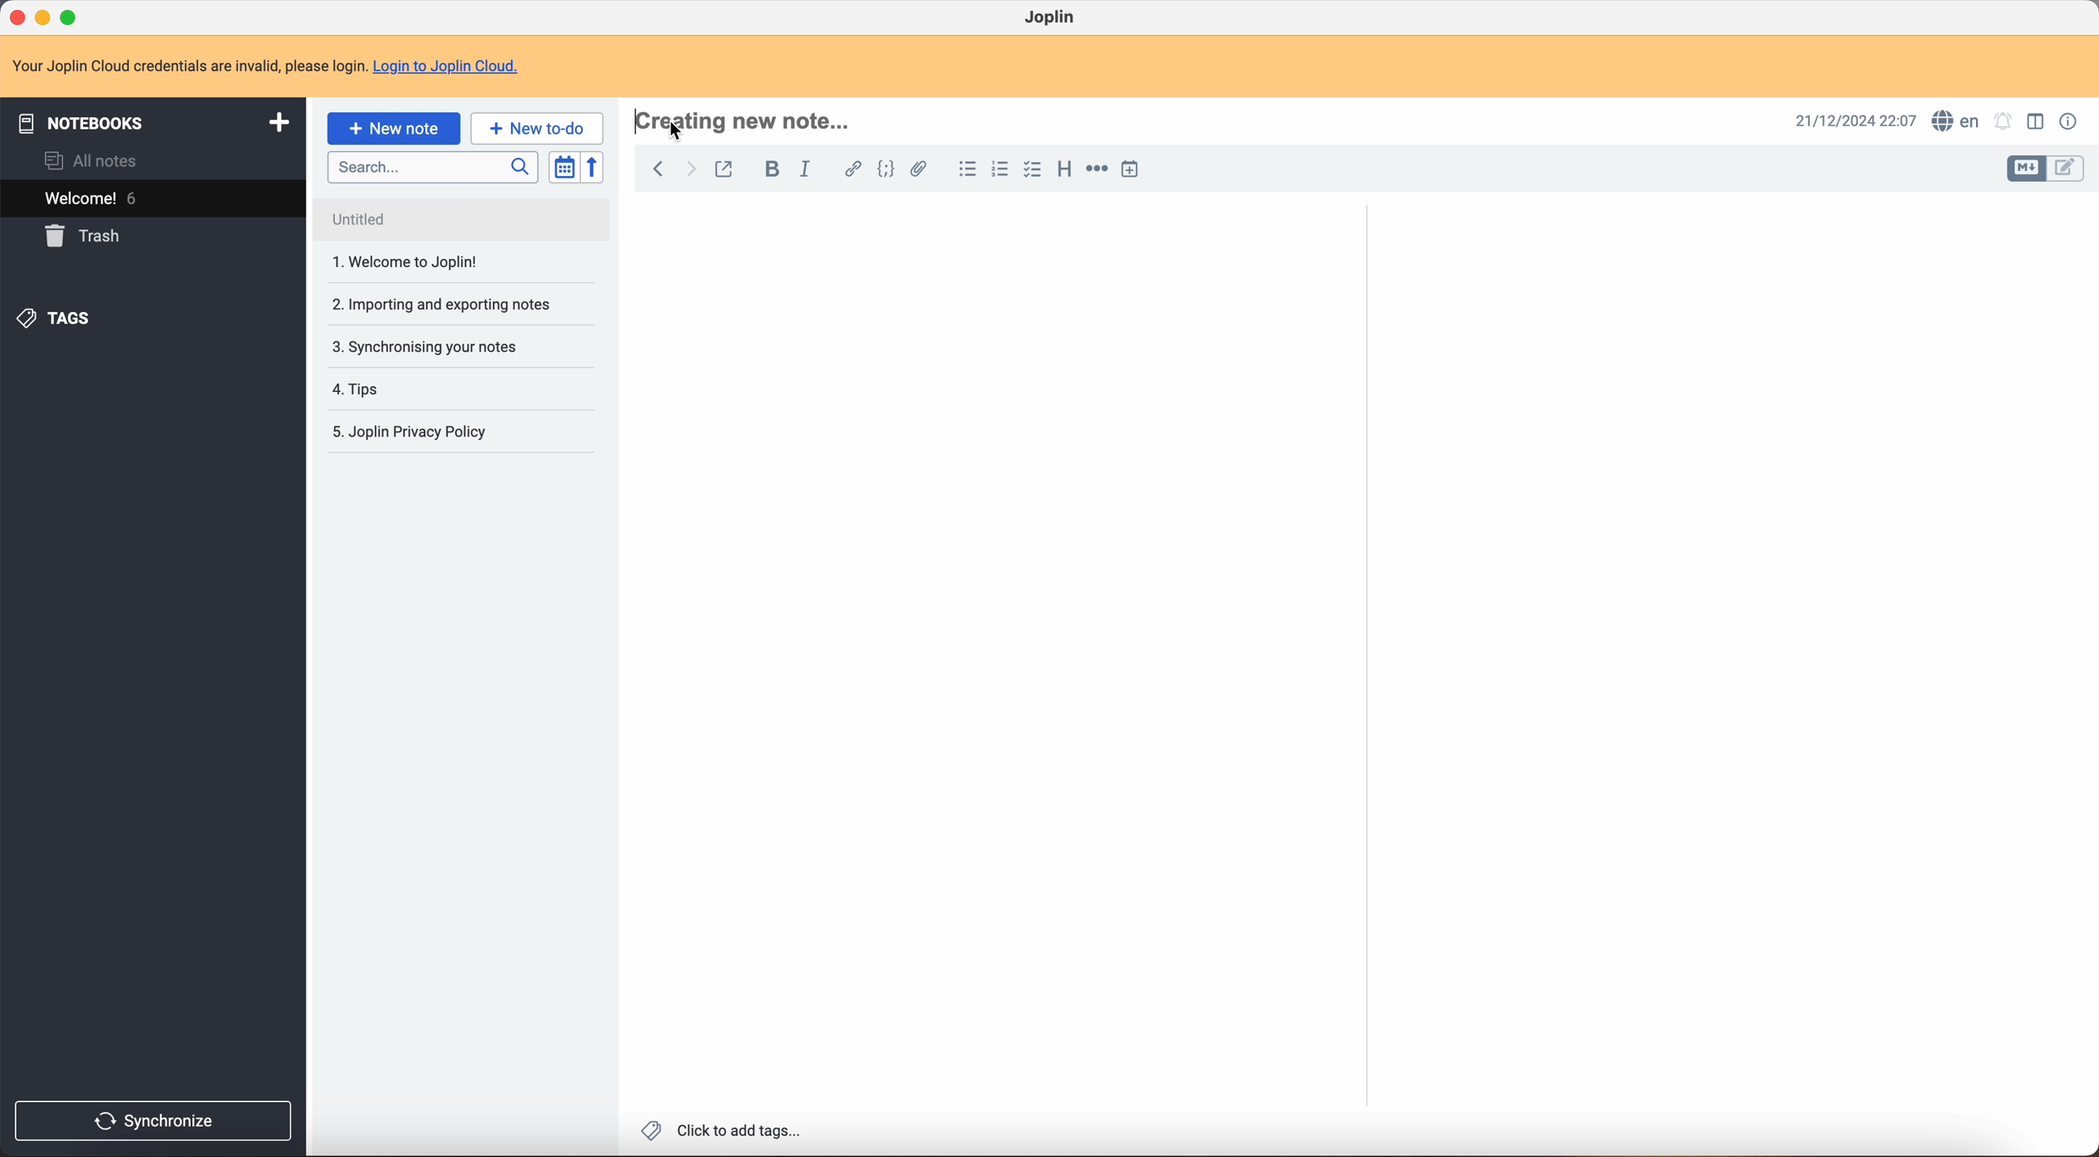 The image size is (2099, 1157). I want to click on toggle external editing, so click(723, 169).